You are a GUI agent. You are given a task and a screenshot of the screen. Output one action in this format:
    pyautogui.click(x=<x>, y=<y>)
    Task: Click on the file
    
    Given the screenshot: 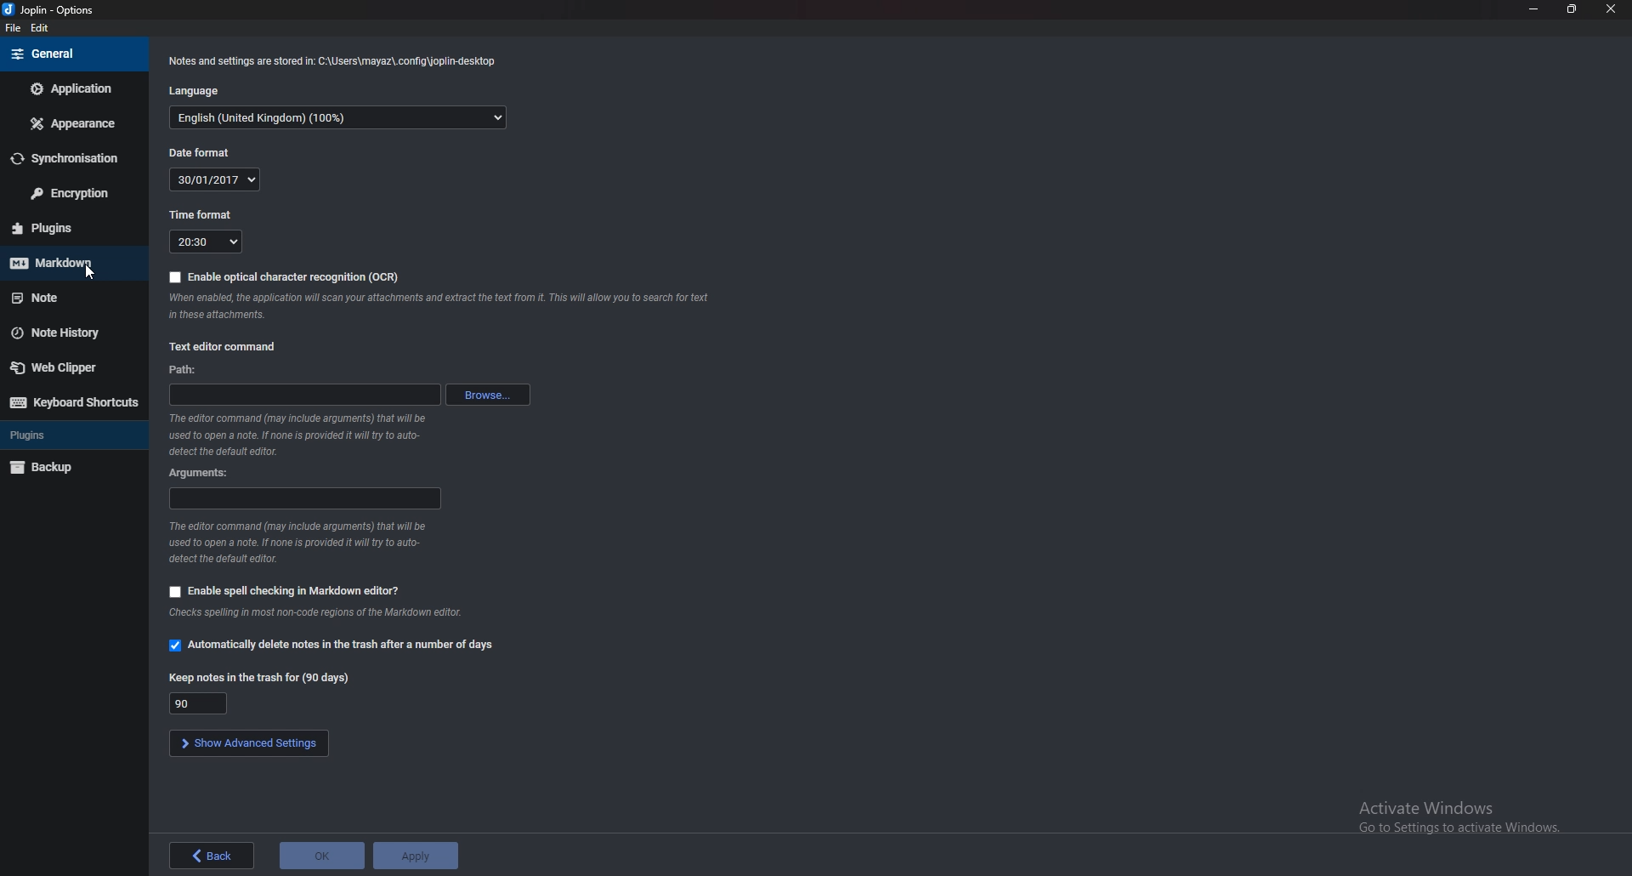 What is the action you would take?
    pyautogui.click(x=13, y=28)
    